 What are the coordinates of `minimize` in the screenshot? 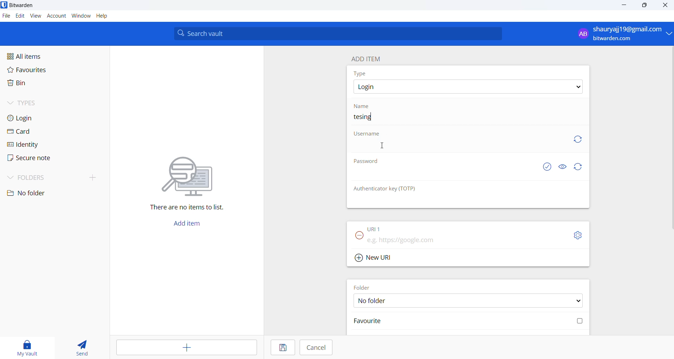 It's located at (623, 7).